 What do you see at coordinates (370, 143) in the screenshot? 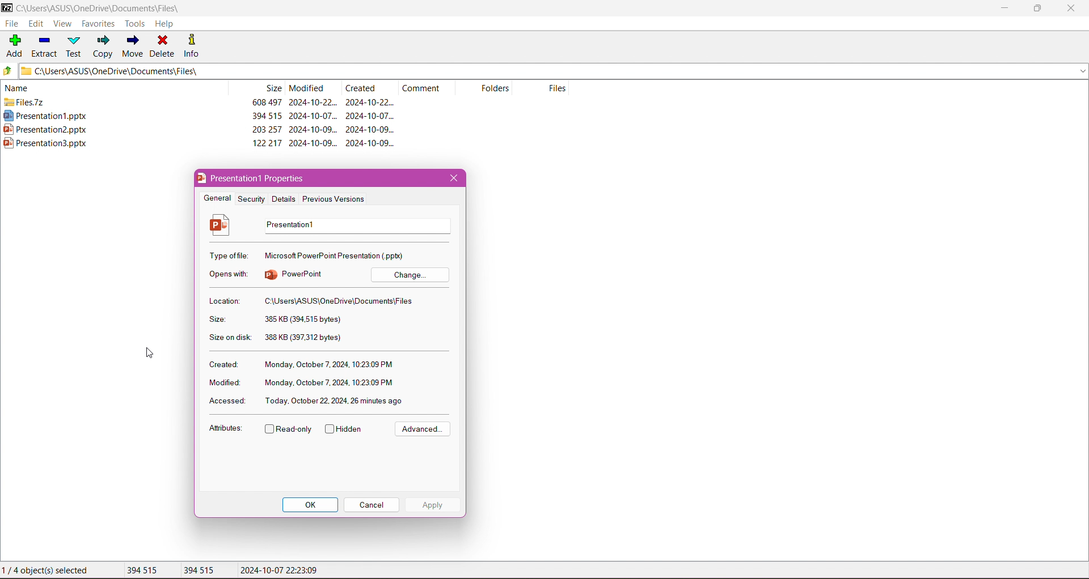
I see `2024-10-09` at bounding box center [370, 143].